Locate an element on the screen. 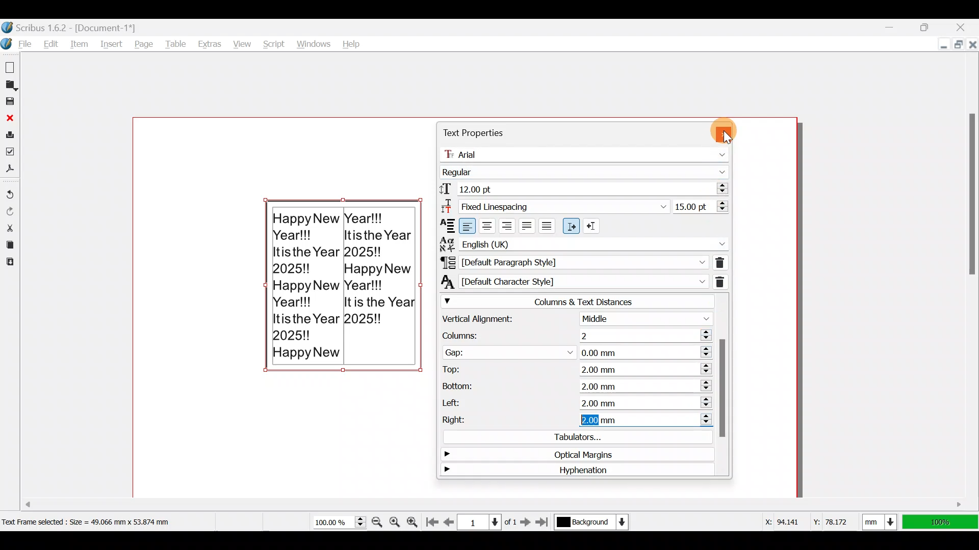 The width and height of the screenshot is (979, 550). 100% zoom ratio is located at coordinates (942, 522).